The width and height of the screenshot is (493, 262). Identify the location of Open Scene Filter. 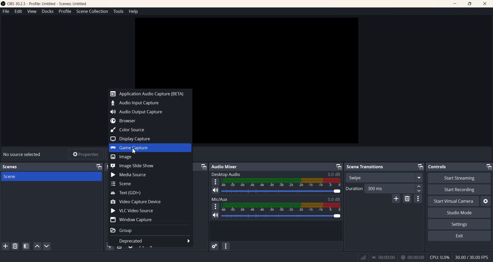
(26, 246).